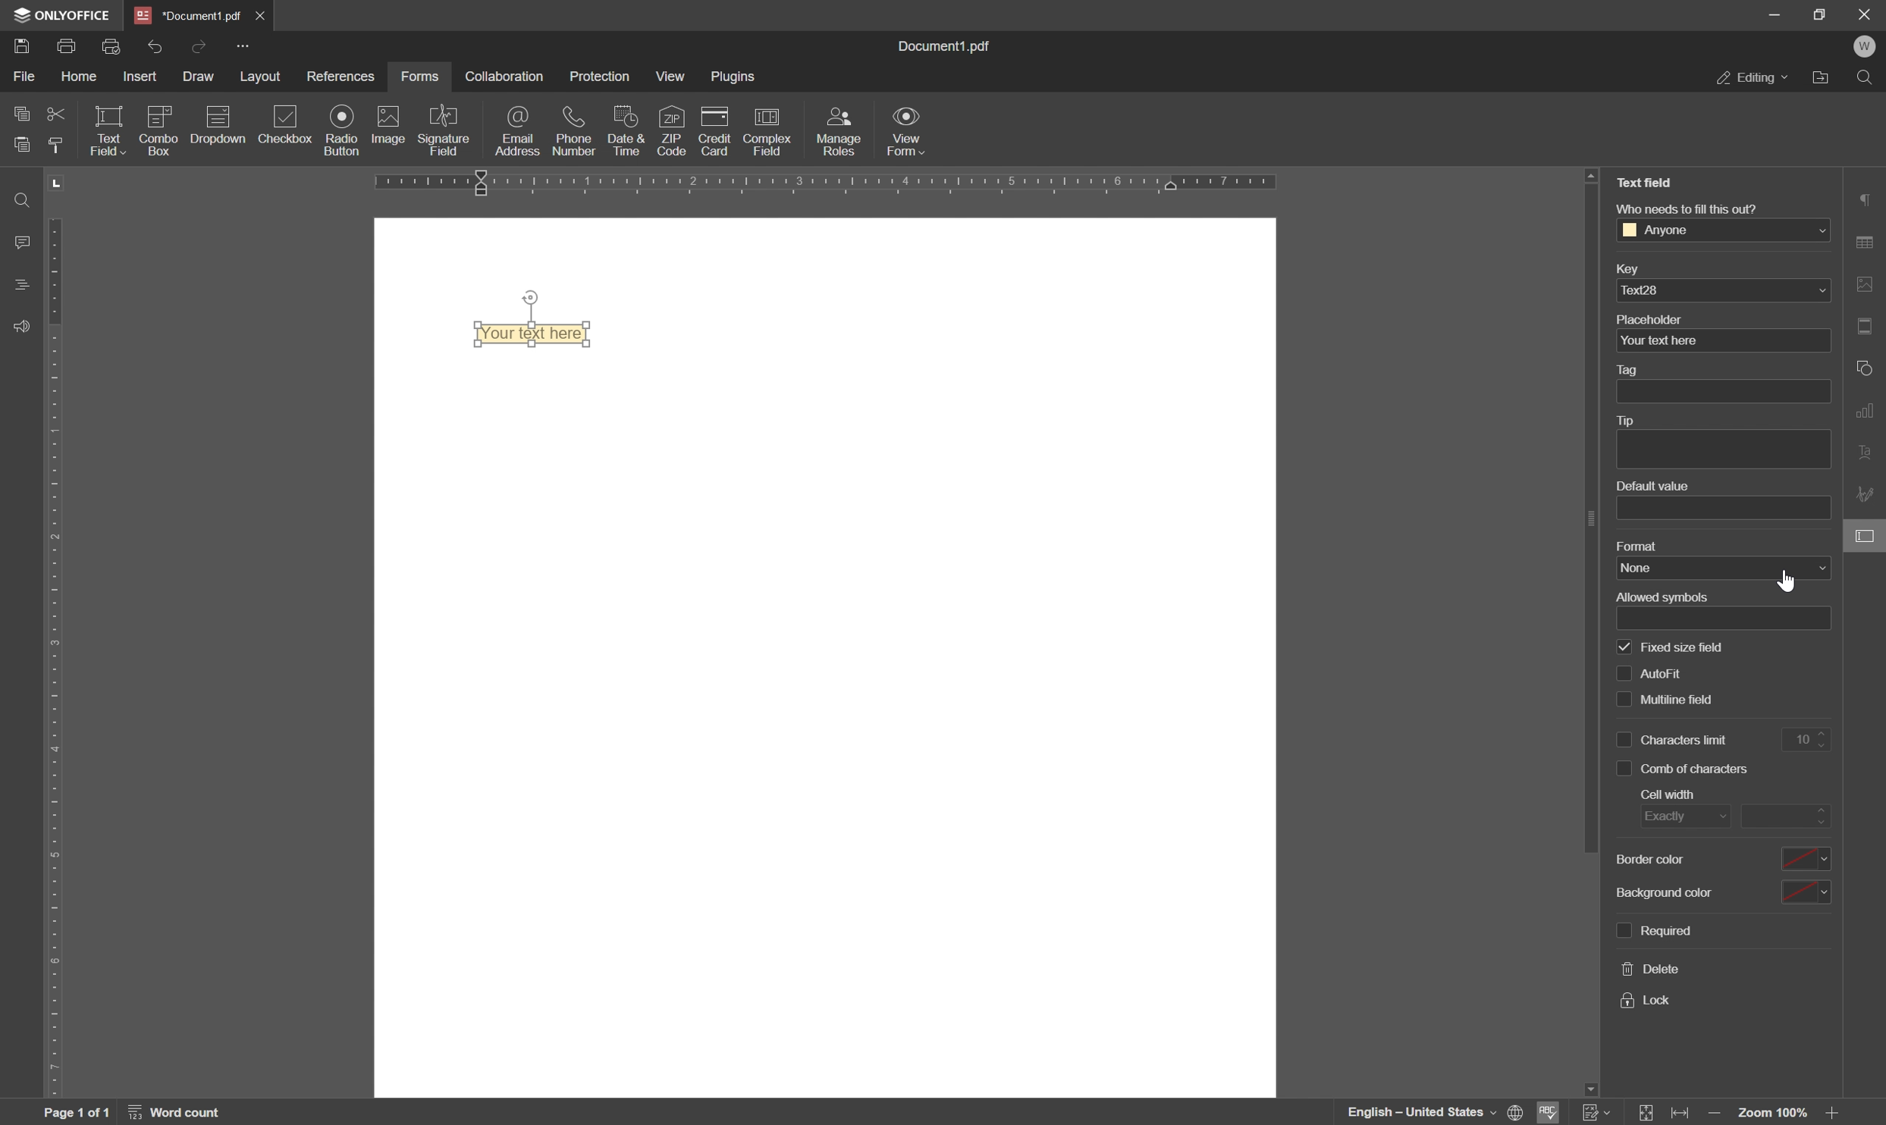  Describe the element at coordinates (341, 76) in the screenshot. I see `references` at that location.